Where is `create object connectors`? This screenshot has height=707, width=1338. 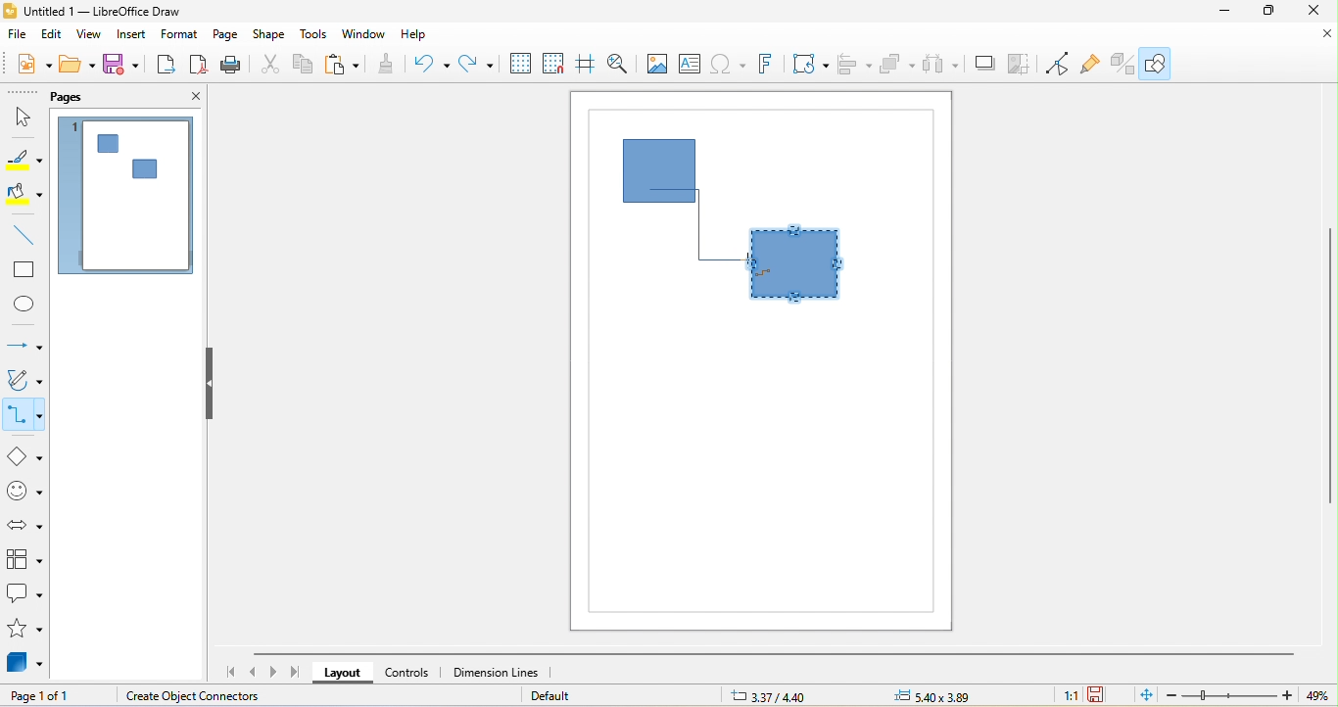
create object connectors is located at coordinates (226, 696).